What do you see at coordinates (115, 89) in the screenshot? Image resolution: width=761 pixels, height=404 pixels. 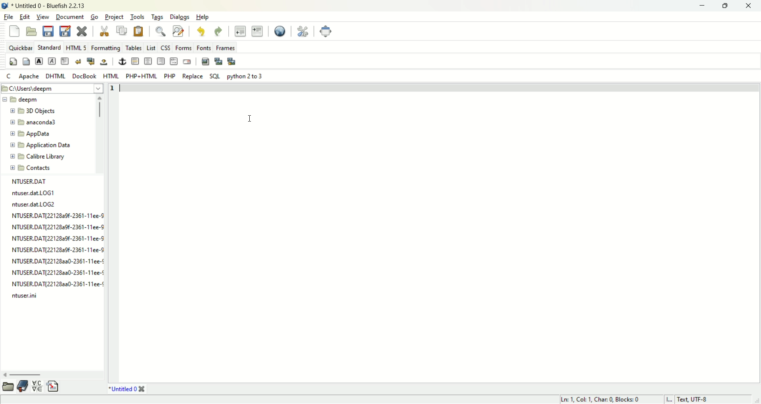 I see `line number` at bounding box center [115, 89].